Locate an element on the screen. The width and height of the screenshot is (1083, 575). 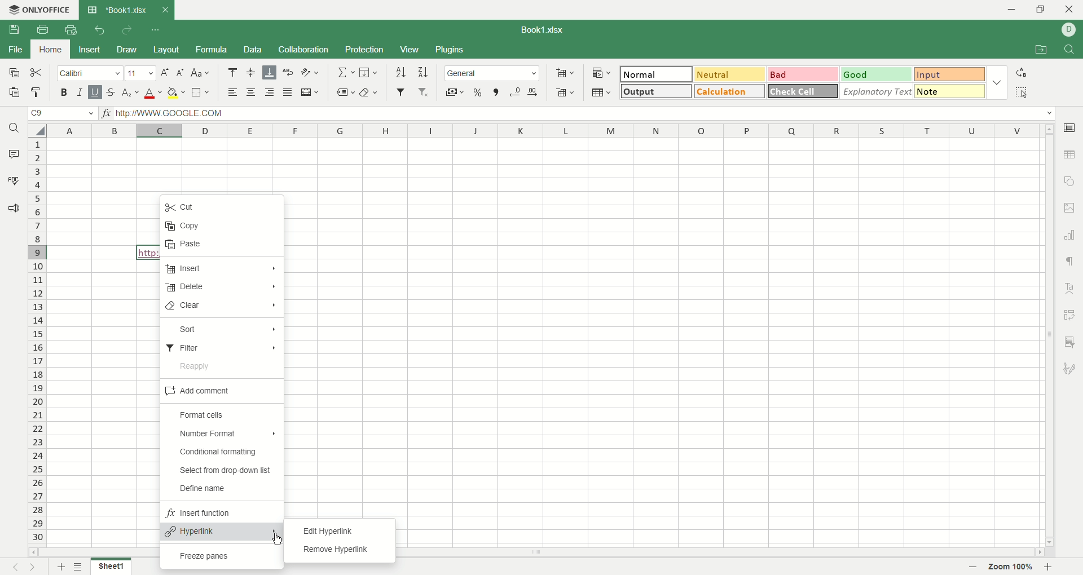
draw is located at coordinates (127, 50).